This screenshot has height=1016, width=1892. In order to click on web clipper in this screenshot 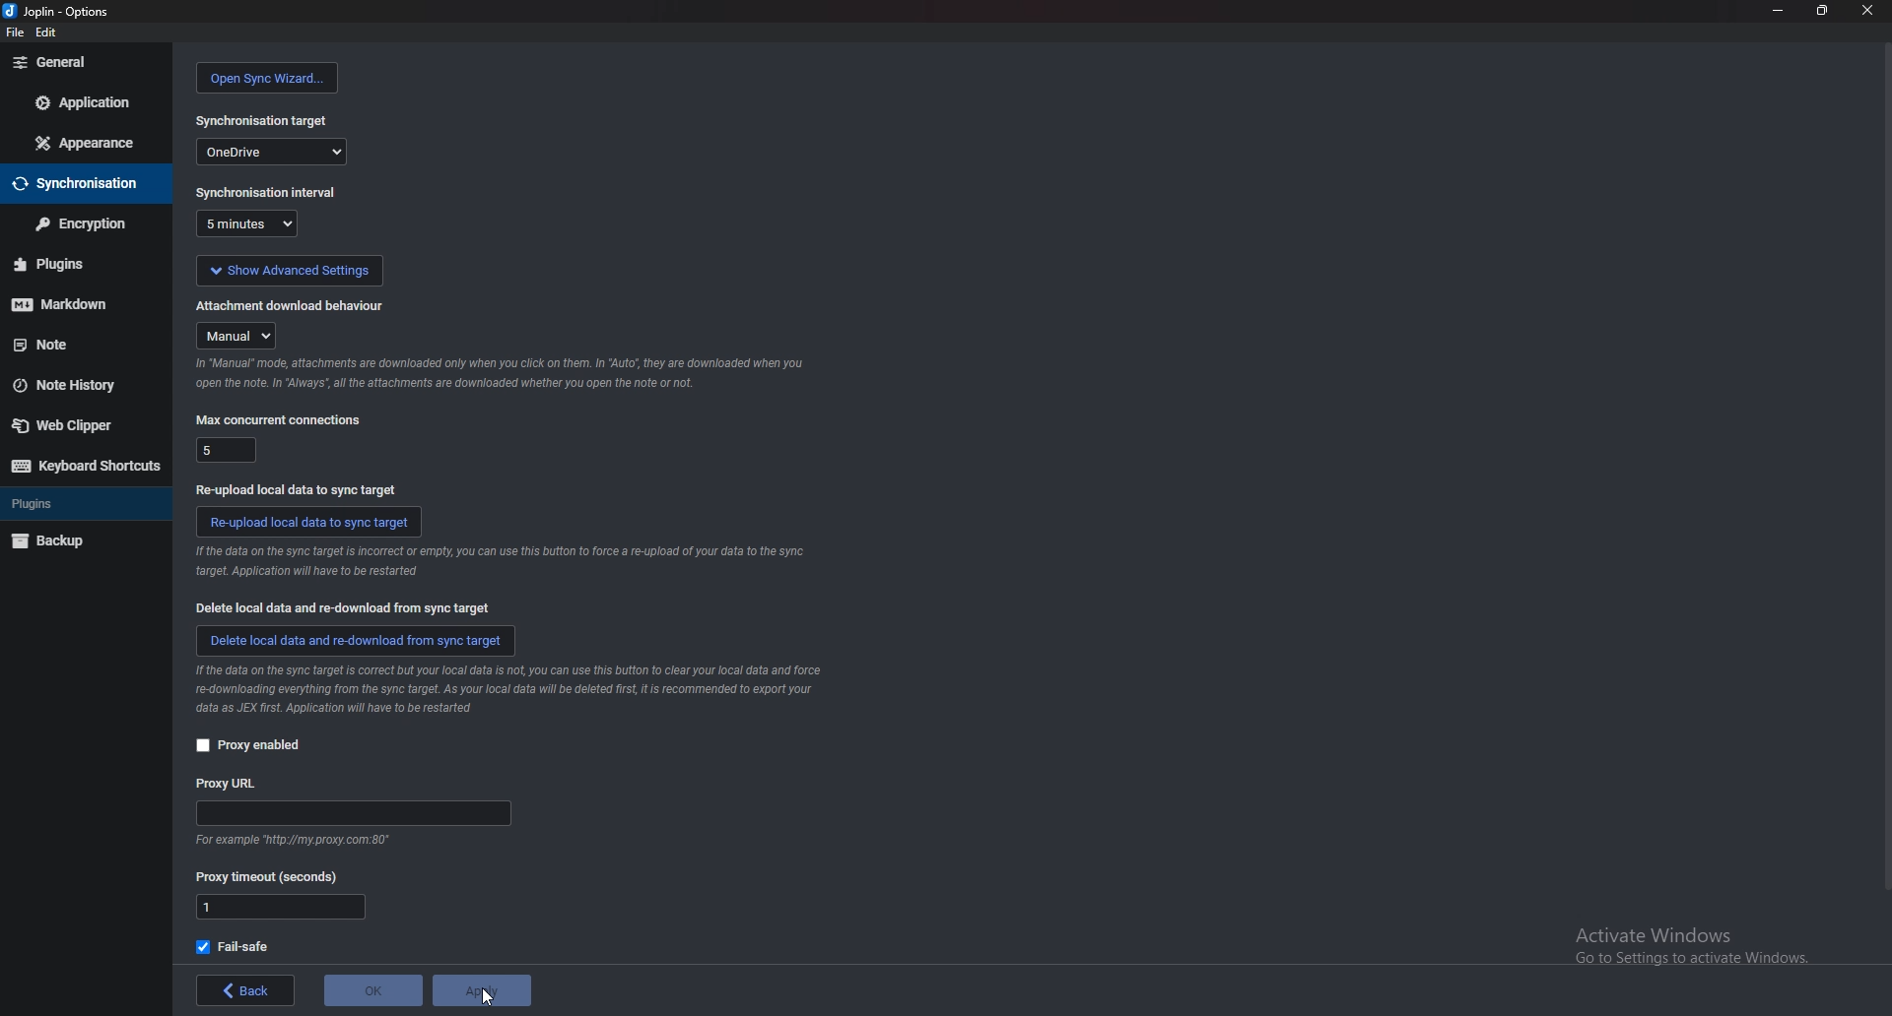, I will do `click(74, 426)`.